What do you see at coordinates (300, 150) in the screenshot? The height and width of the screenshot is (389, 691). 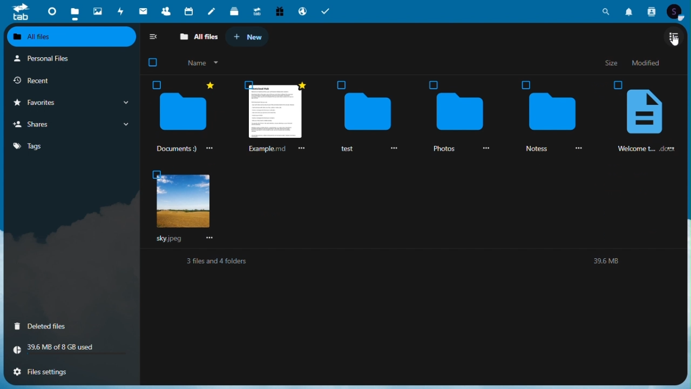 I see `more options` at bounding box center [300, 150].